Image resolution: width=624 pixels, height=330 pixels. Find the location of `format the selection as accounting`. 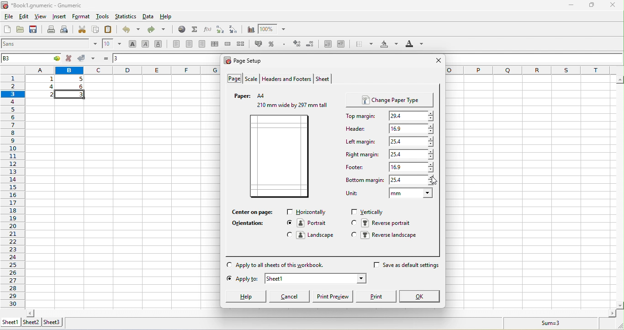

format the selection as accounting is located at coordinates (259, 44).